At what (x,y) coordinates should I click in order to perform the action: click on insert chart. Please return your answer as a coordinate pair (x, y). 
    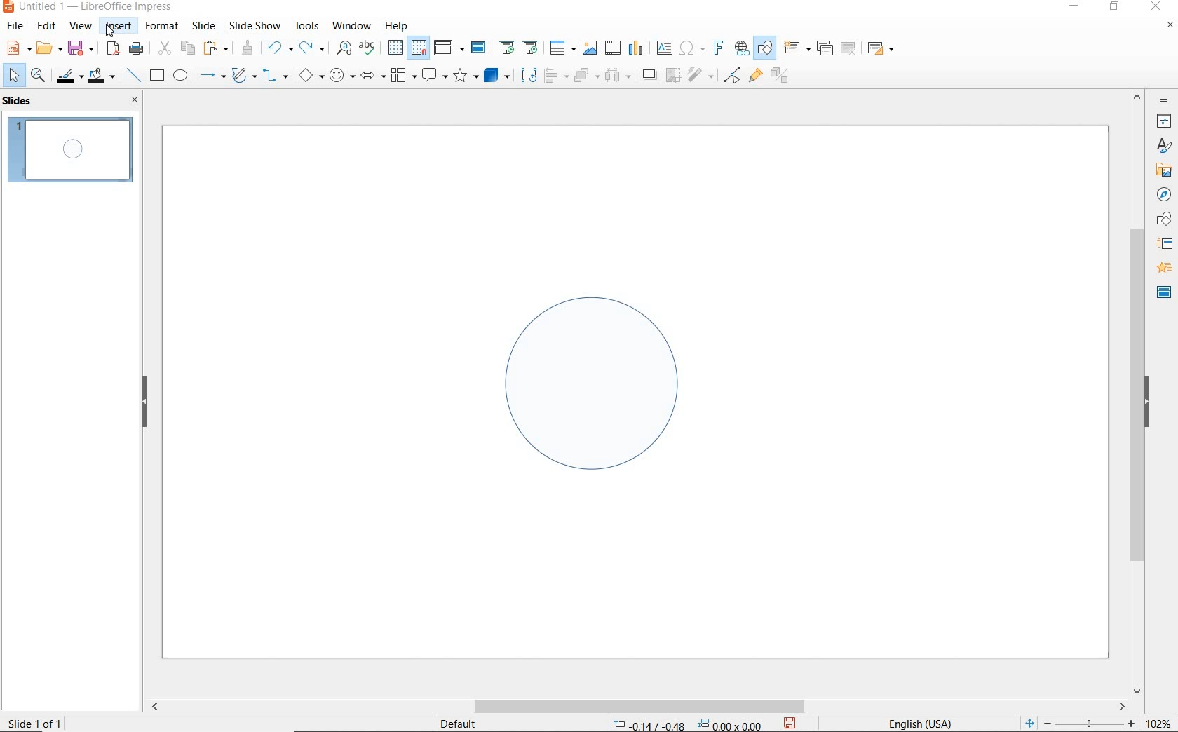
    Looking at the image, I should click on (636, 48).